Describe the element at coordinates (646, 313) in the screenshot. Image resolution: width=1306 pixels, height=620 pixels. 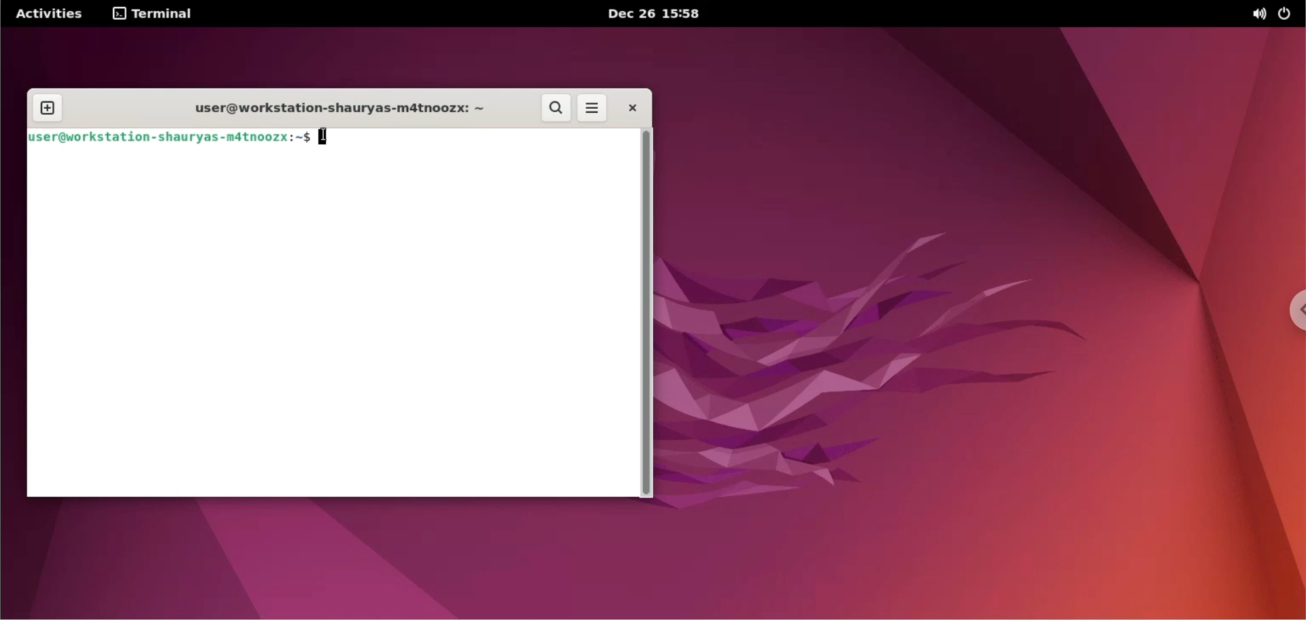
I see `scrollbar` at that location.